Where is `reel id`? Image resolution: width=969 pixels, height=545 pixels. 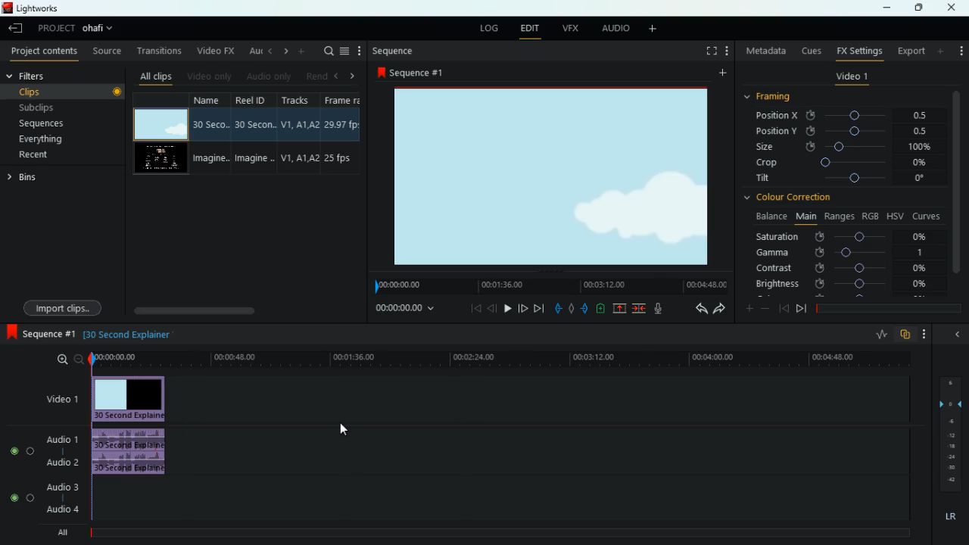 reel id is located at coordinates (255, 99).